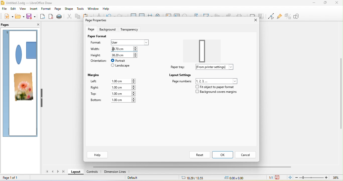 This screenshot has height=181, width=343. I want to click on show draw function, so click(299, 17).